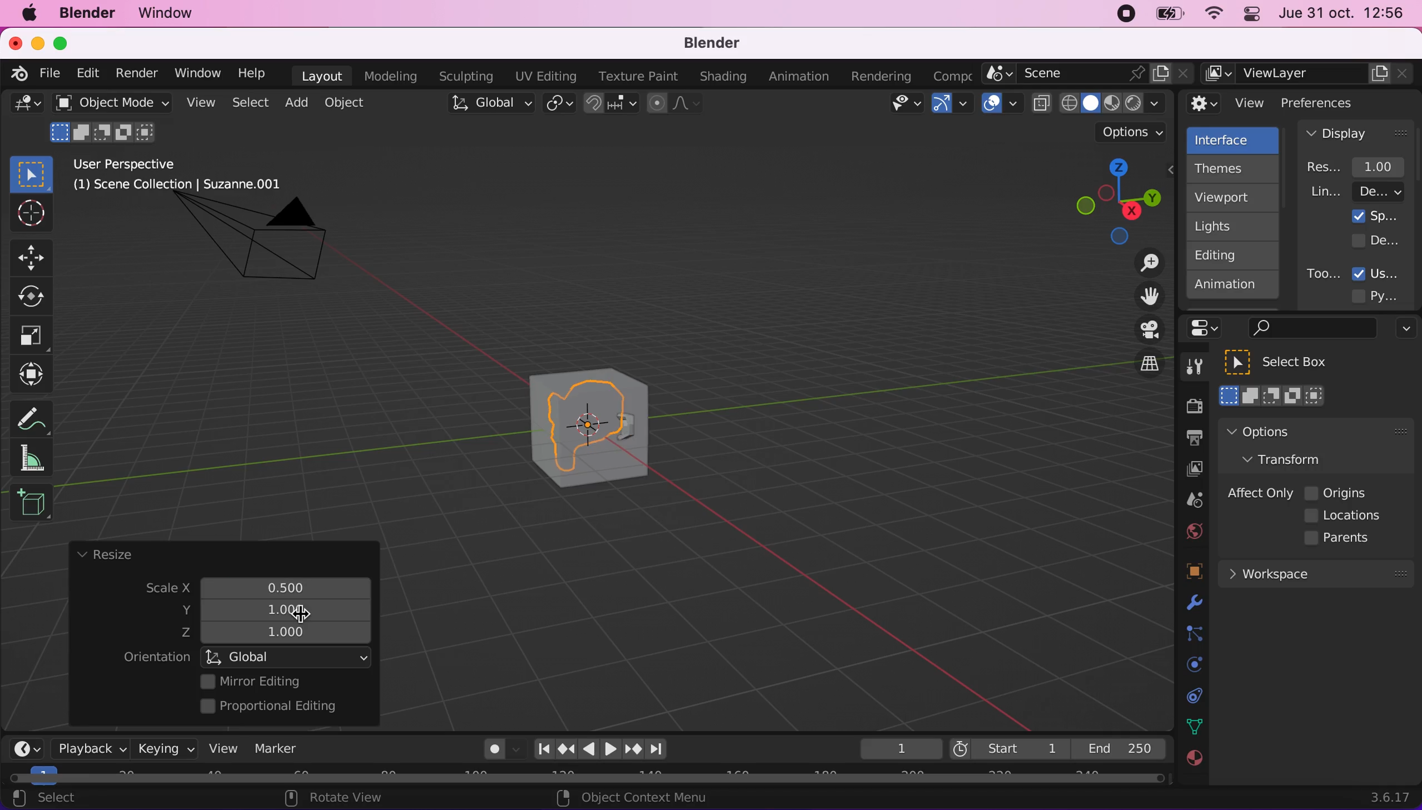  I want to click on transform, so click(1293, 458).